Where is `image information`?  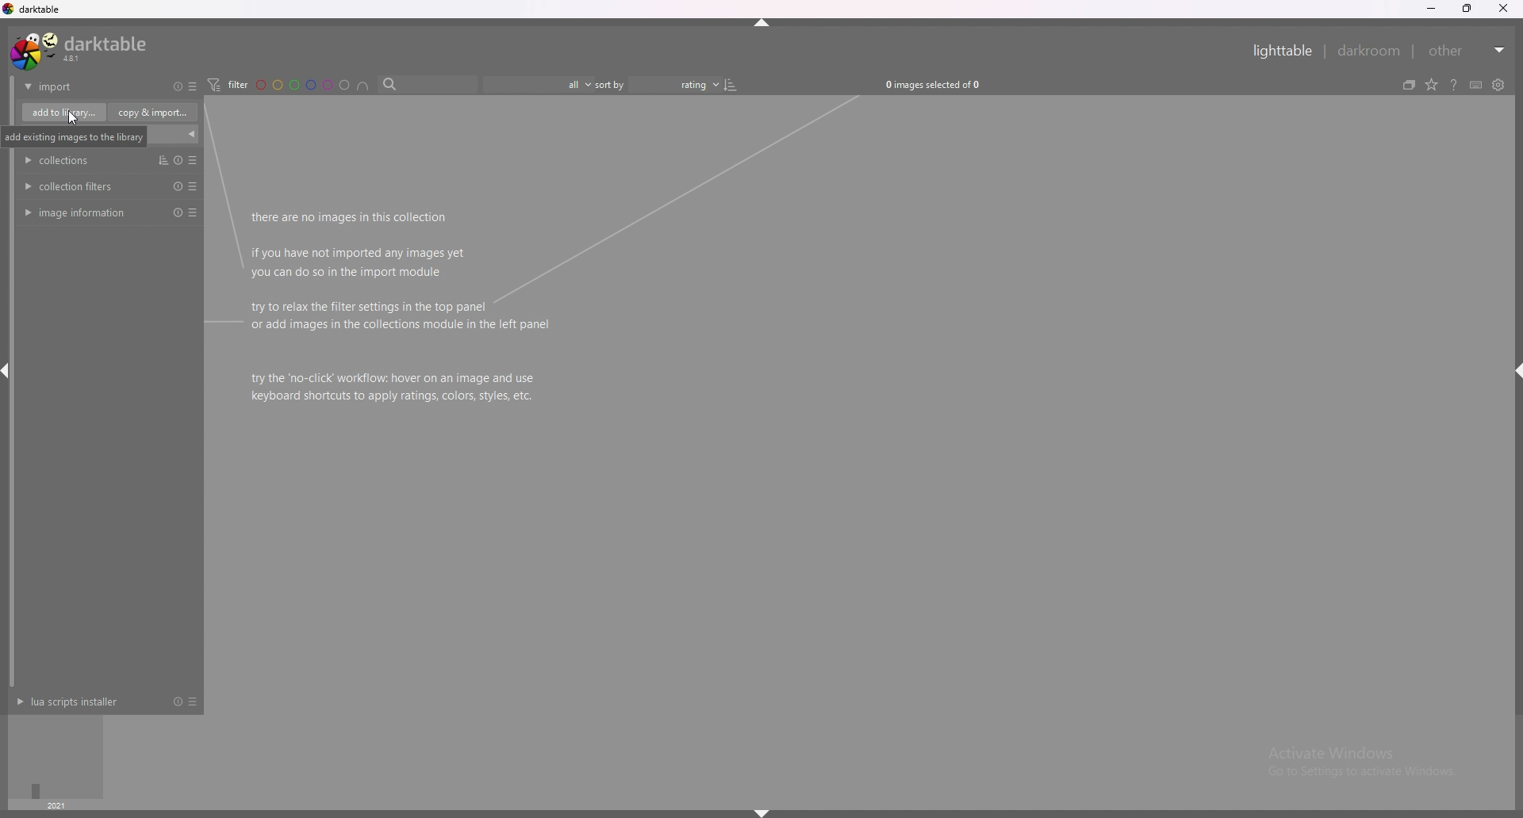
image information is located at coordinates (79, 214).